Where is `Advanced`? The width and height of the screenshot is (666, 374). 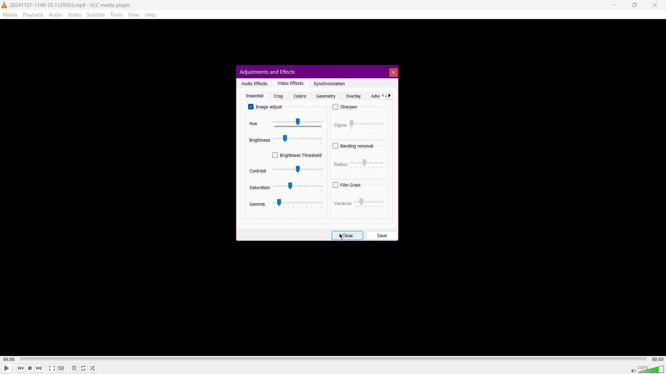
Advanced is located at coordinates (381, 96).